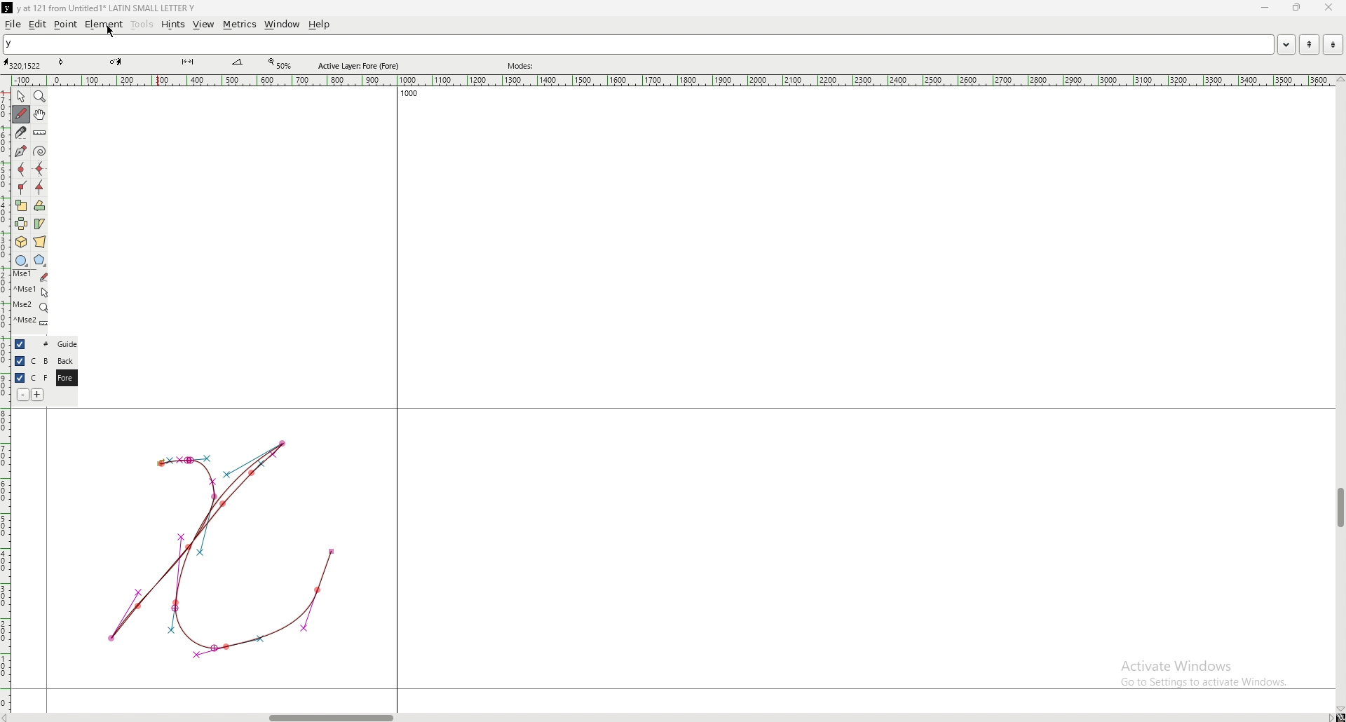 The image size is (1346, 722). Describe the element at coordinates (172, 25) in the screenshot. I see `hints` at that location.